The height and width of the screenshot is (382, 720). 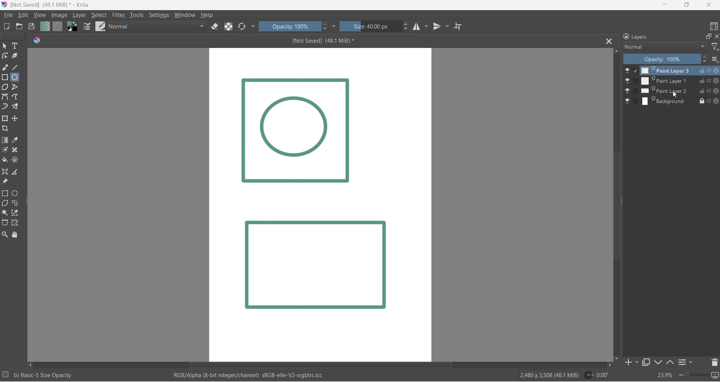 I want to click on blending mode, so click(x=157, y=27).